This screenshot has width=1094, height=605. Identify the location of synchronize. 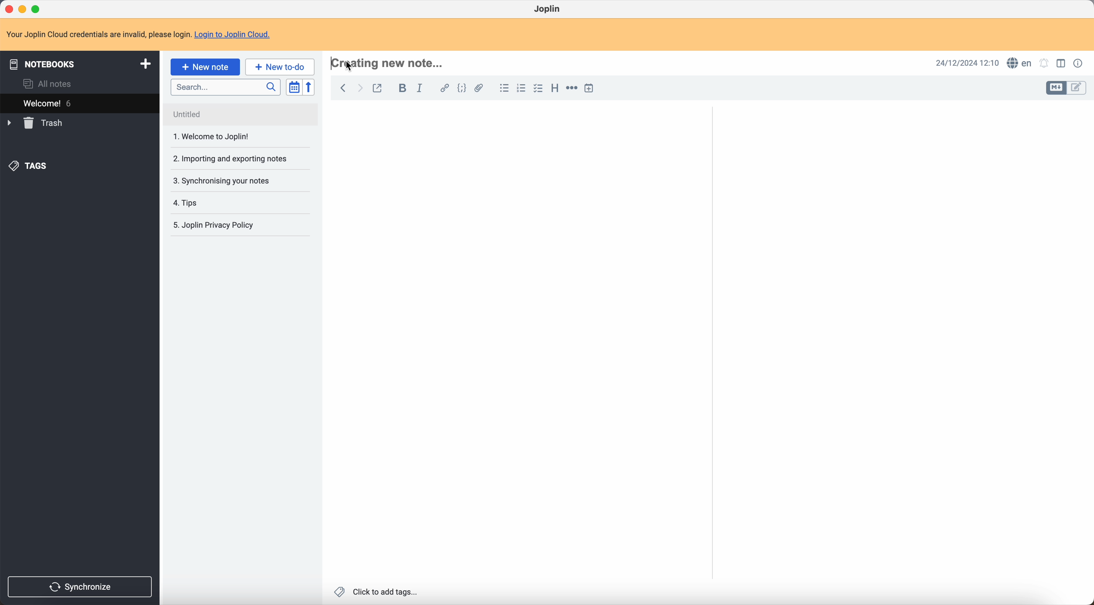
(81, 587).